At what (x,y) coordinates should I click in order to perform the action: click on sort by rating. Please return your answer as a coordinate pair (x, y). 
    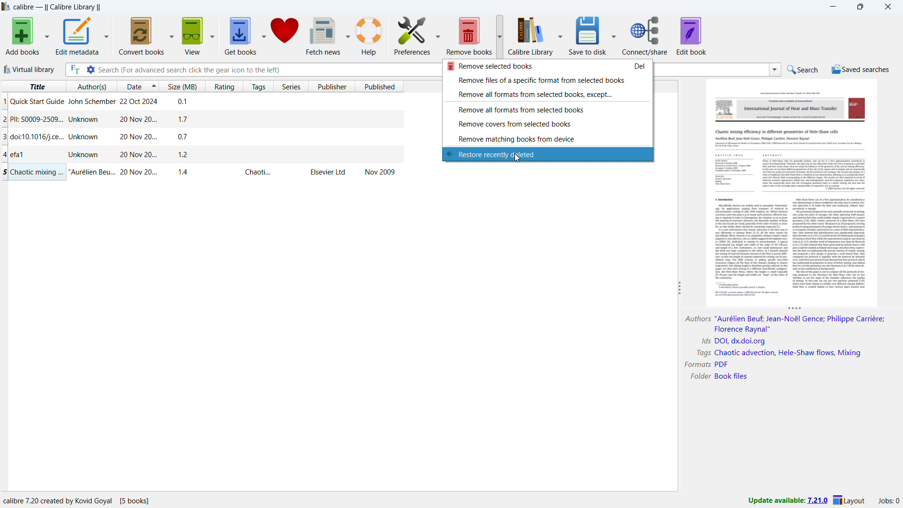
    Looking at the image, I should click on (224, 87).